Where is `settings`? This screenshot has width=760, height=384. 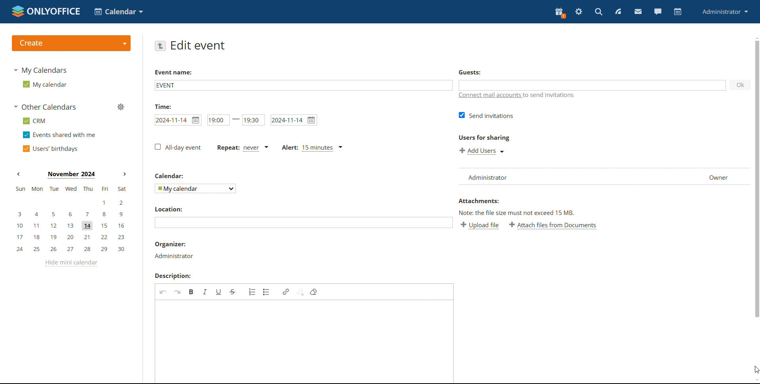
settings is located at coordinates (578, 12).